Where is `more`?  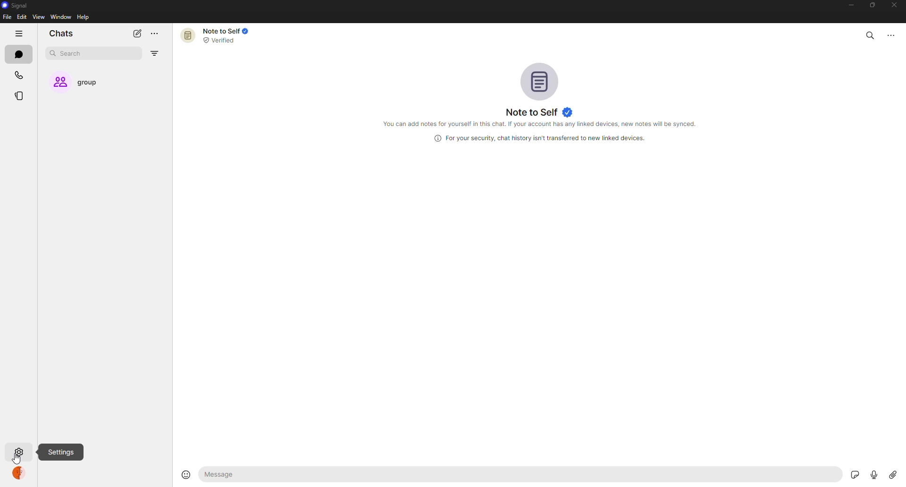 more is located at coordinates (154, 34).